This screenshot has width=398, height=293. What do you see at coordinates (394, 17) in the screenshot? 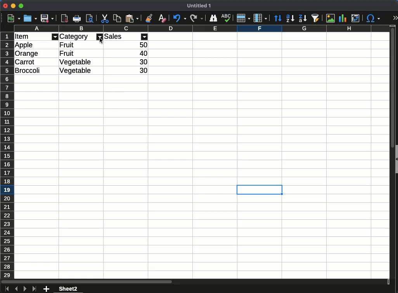
I see `expand` at bounding box center [394, 17].